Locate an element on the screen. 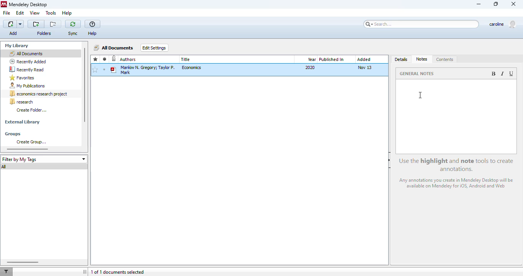 This screenshot has width=523, height=276. toggle sidebar is located at coordinates (85, 272).